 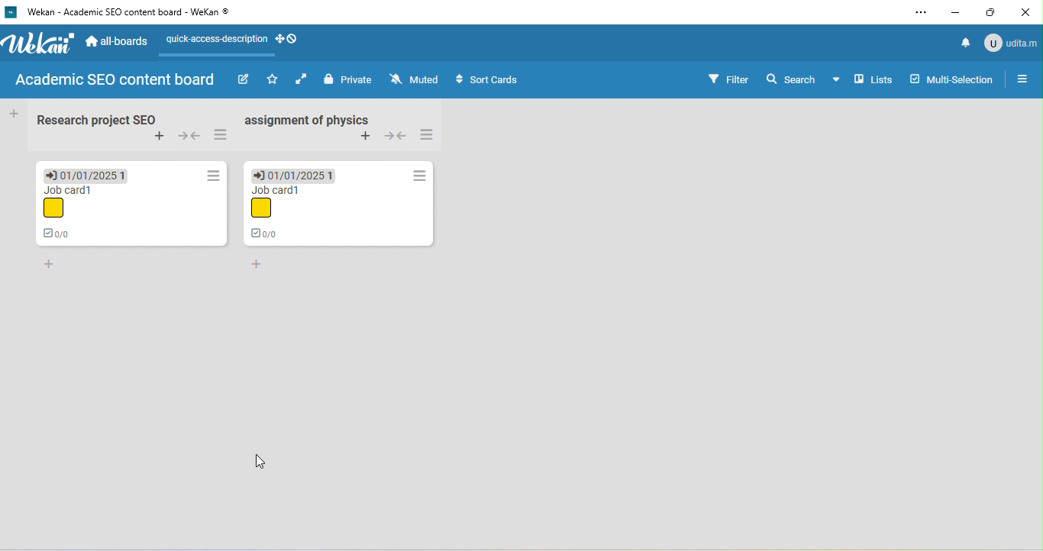 I want to click on job card 1, so click(x=276, y=201).